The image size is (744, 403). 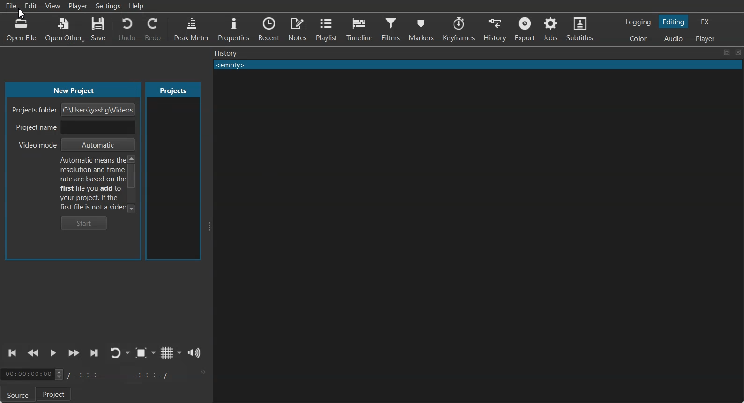 I want to click on Subtitles, so click(x=580, y=28).